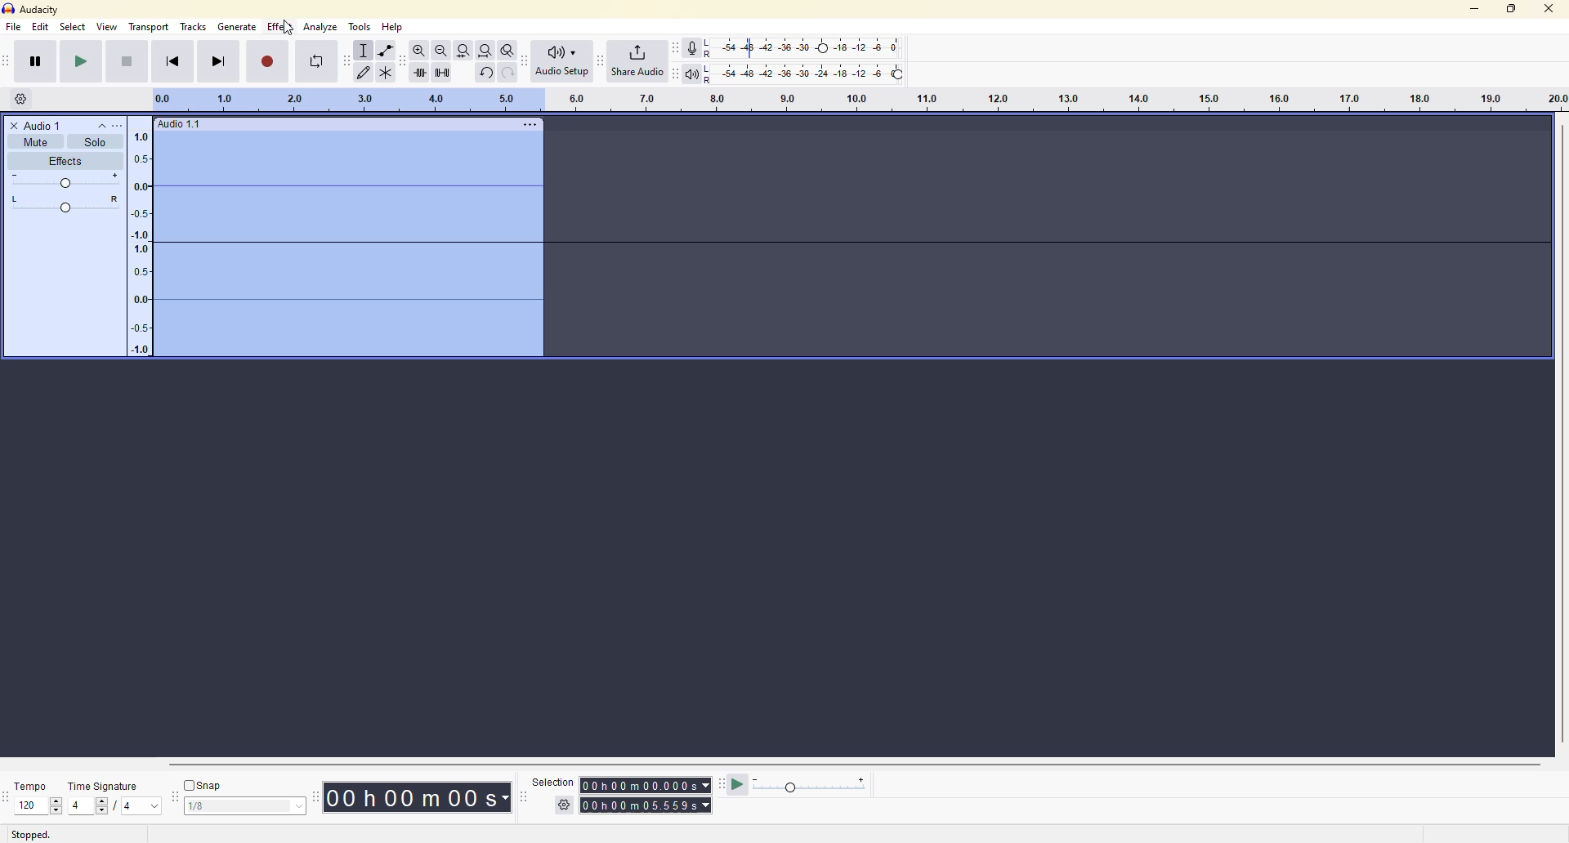 Image resolution: width=1569 pixels, height=843 pixels. What do you see at coordinates (77, 805) in the screenshot?
I see `4` at bounding box center [77, 805].